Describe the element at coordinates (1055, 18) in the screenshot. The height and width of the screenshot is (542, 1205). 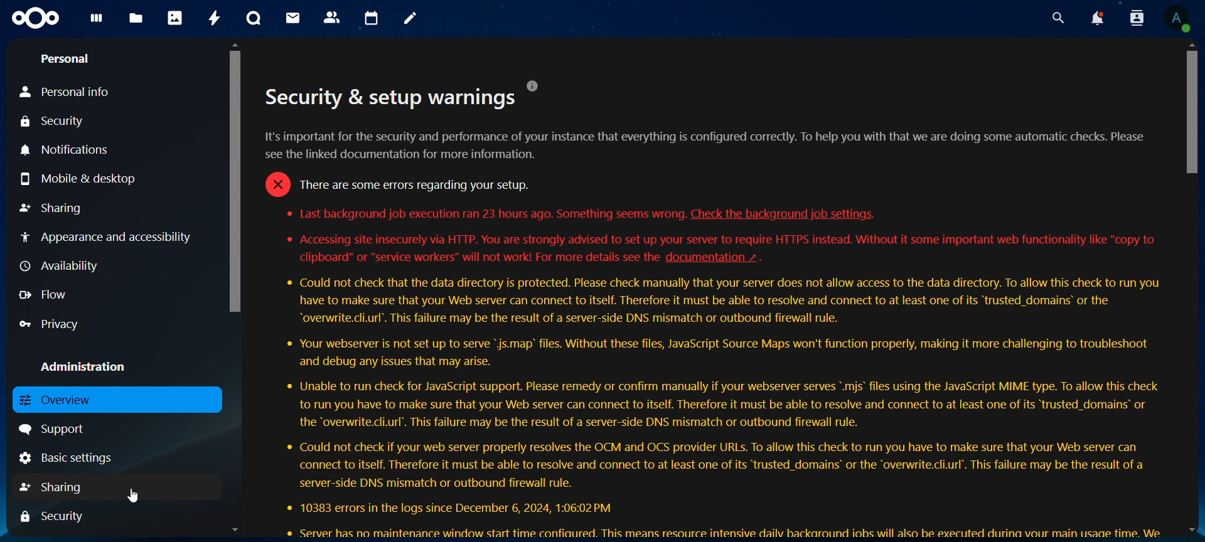
I see `search` at that location.